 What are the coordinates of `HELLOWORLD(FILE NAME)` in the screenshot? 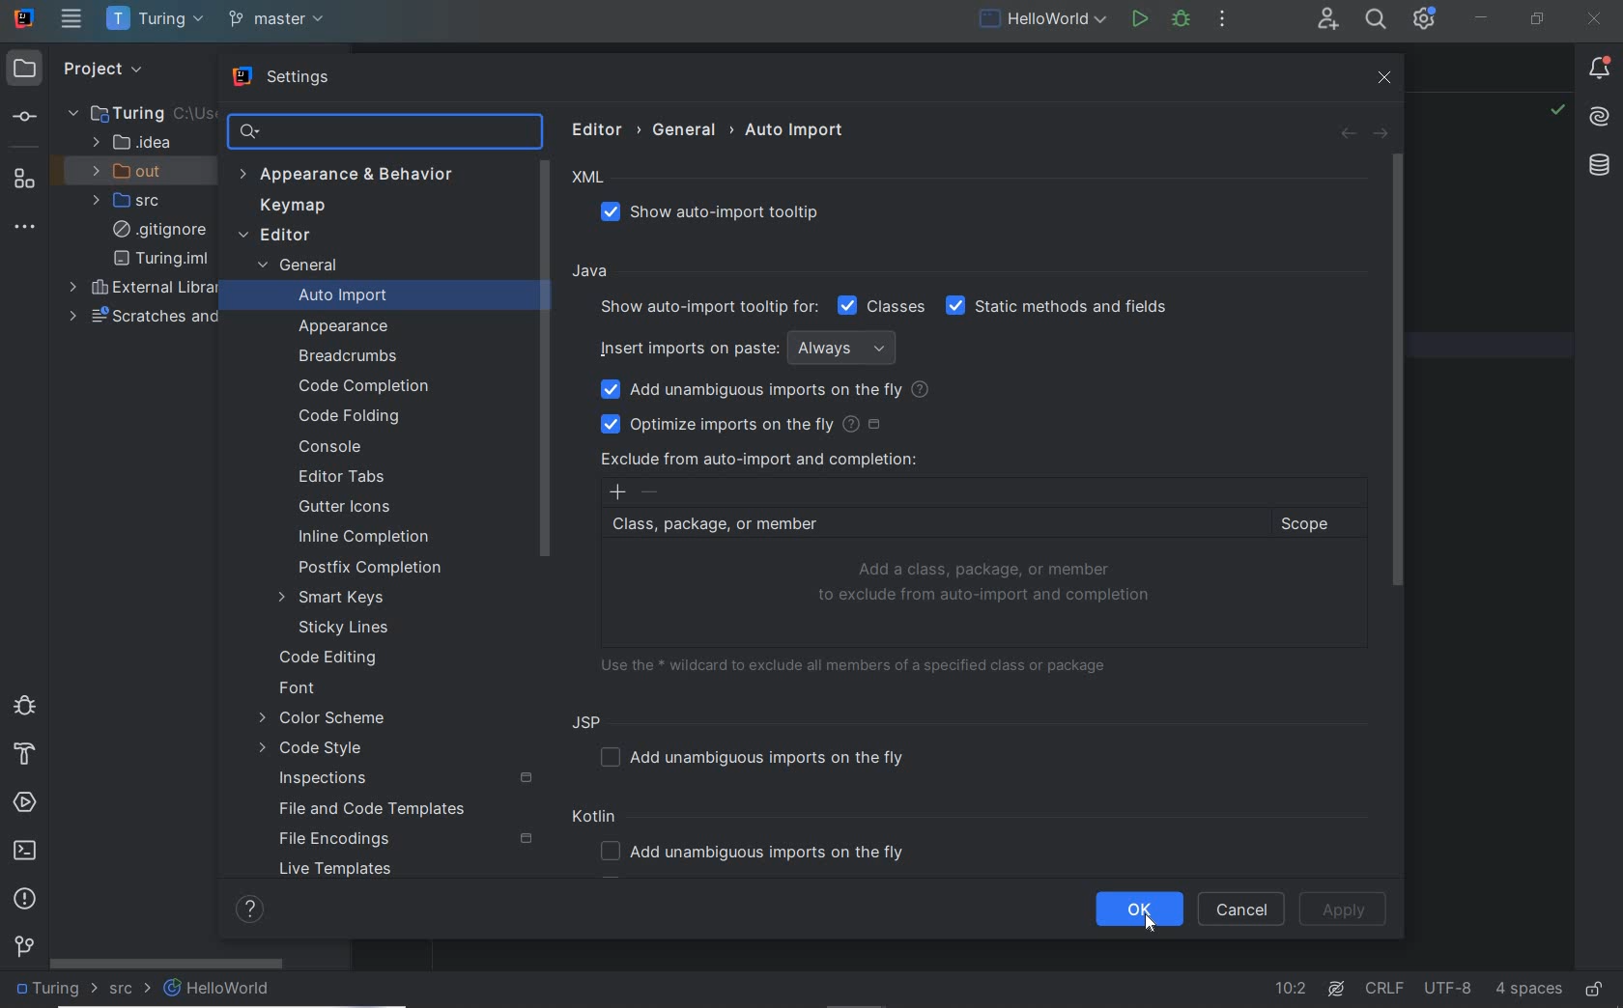 It's located at (223, 989).